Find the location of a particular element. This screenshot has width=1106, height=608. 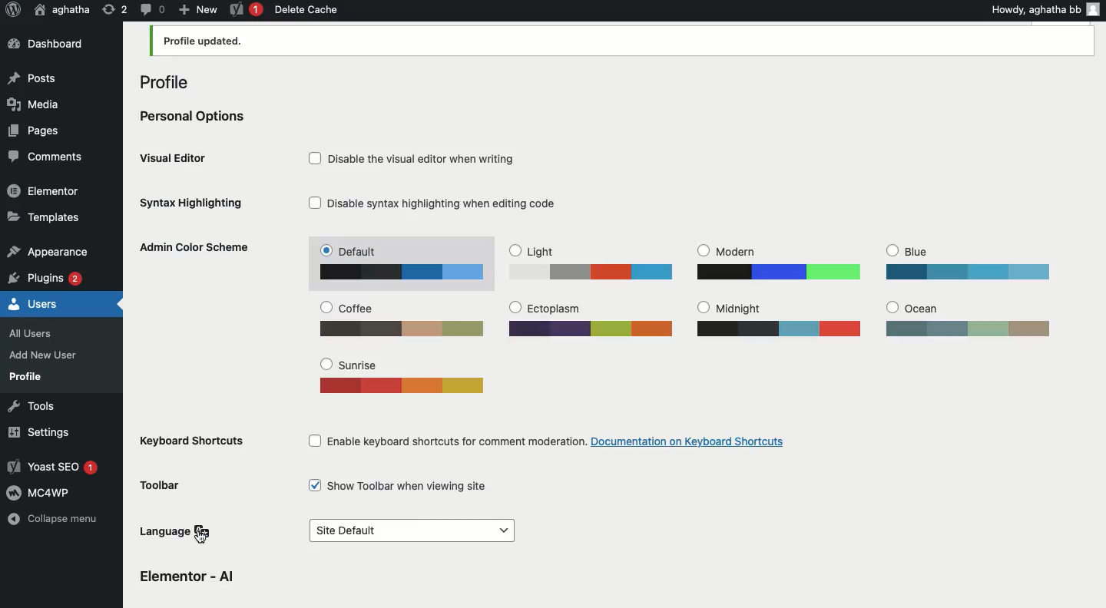

Delete cache is located at coordinates (306, 9).